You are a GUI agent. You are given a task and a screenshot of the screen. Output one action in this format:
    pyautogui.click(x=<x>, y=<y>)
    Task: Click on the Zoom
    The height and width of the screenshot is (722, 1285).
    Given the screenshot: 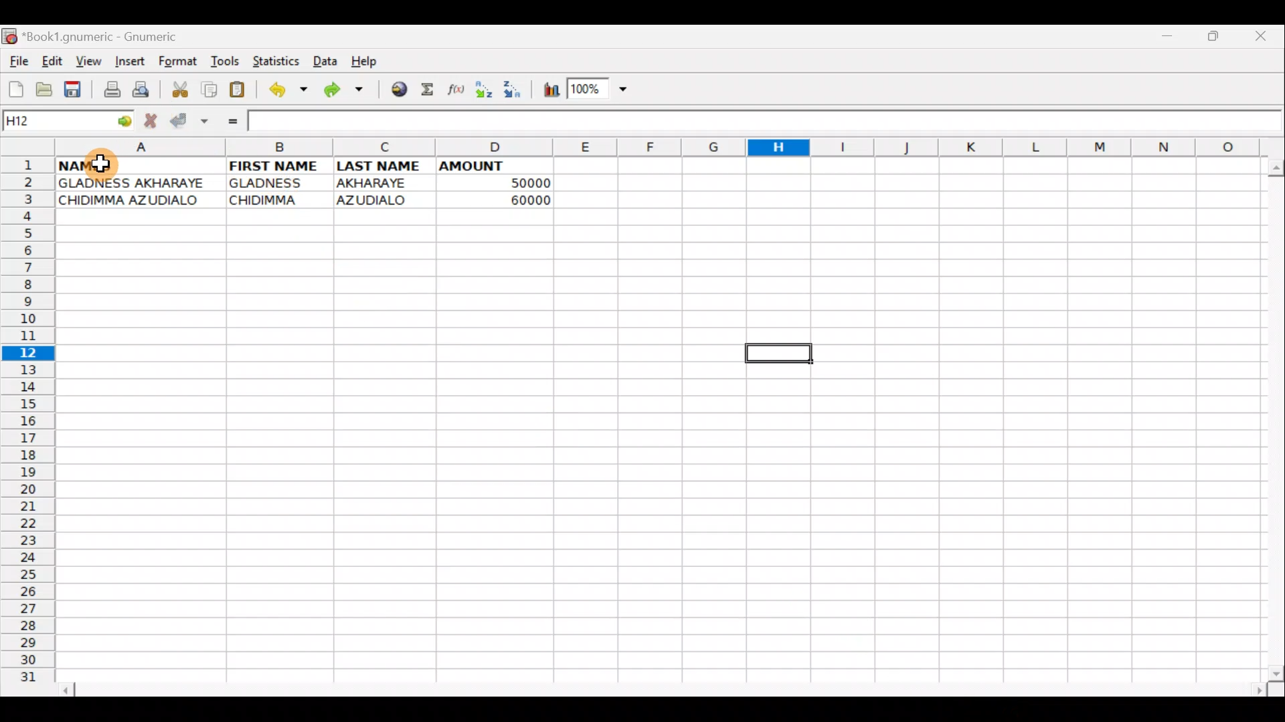 What is the action you would take?
    pyautogui.click(x=600, y=87)
    